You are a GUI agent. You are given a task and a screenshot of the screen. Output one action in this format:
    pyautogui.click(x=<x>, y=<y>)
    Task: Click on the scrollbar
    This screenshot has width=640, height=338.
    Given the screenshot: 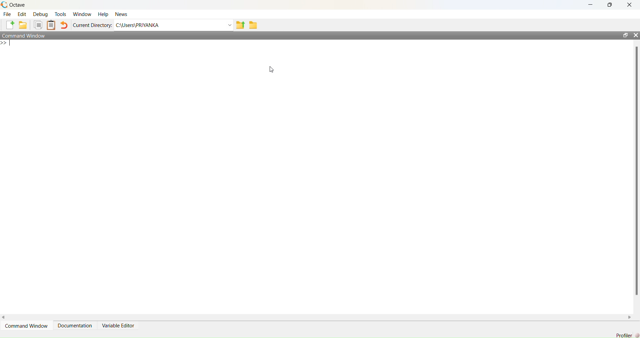 What is the action you would take?
    pyautogui.click(x=636, y=173)
    